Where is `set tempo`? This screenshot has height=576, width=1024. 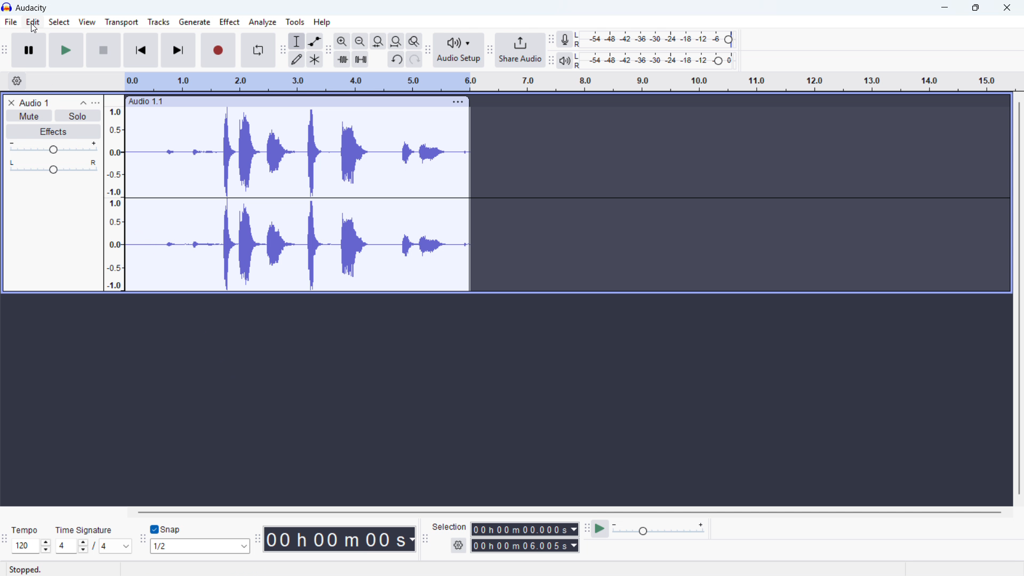
set tempo is located at coordinates (32, 546).